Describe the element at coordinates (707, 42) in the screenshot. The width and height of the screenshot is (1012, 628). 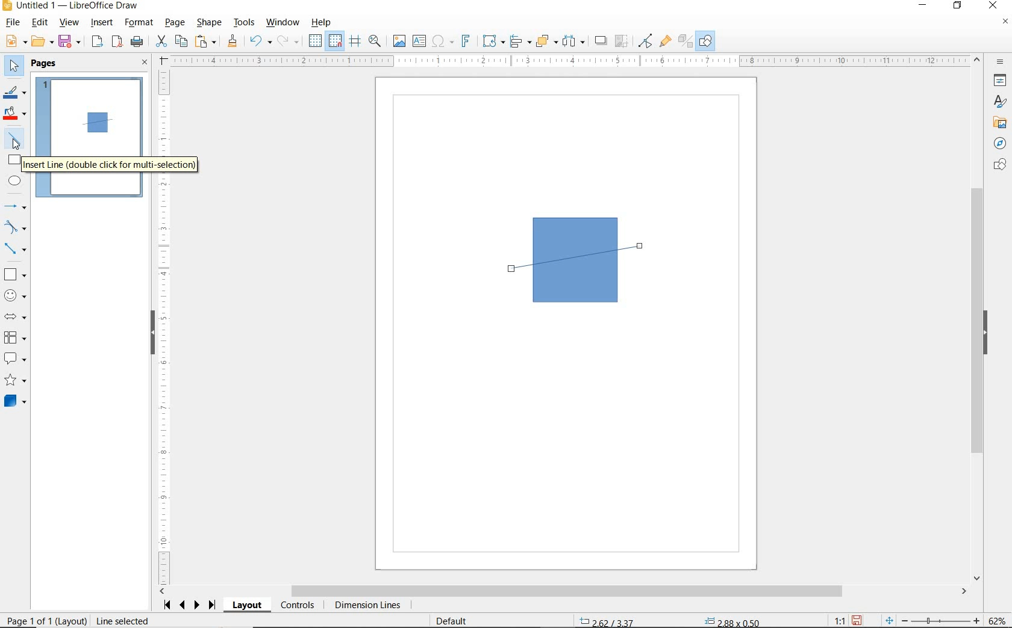
I see `SHOW DRAW FUNCTIONS` at that location.